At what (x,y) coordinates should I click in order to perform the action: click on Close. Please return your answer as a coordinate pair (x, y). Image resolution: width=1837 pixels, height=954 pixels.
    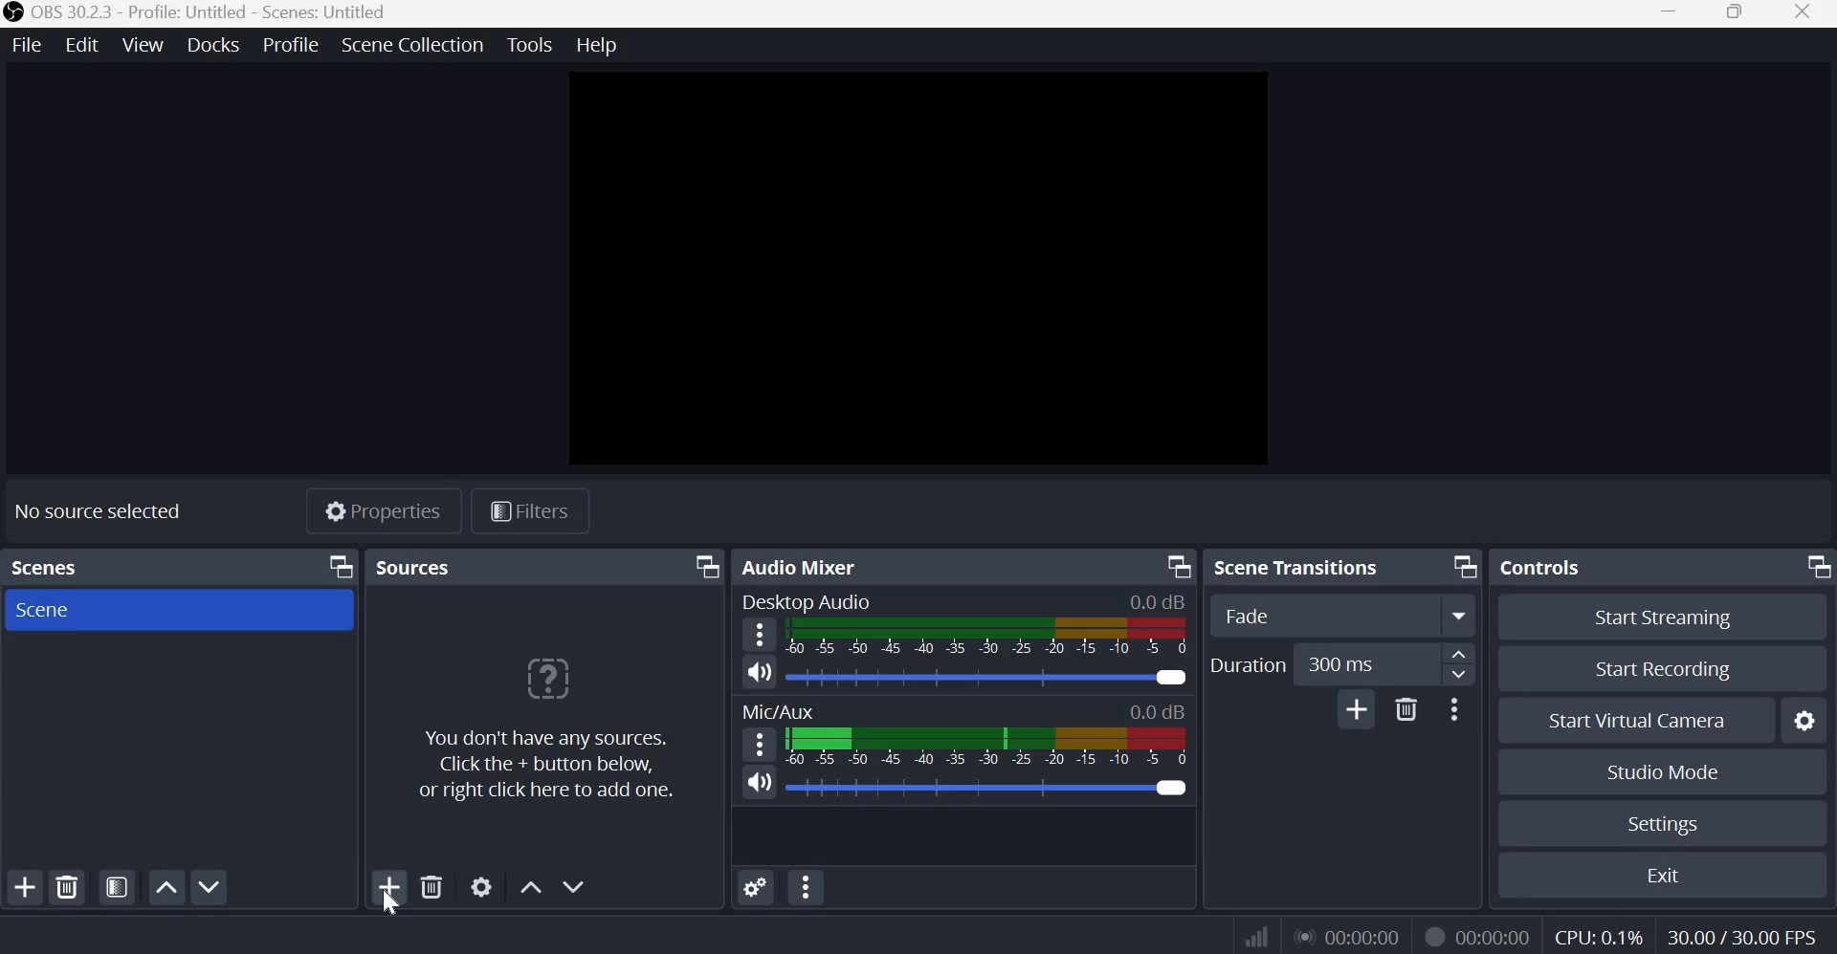
    Looking at the image, I should click on (1808, 14).